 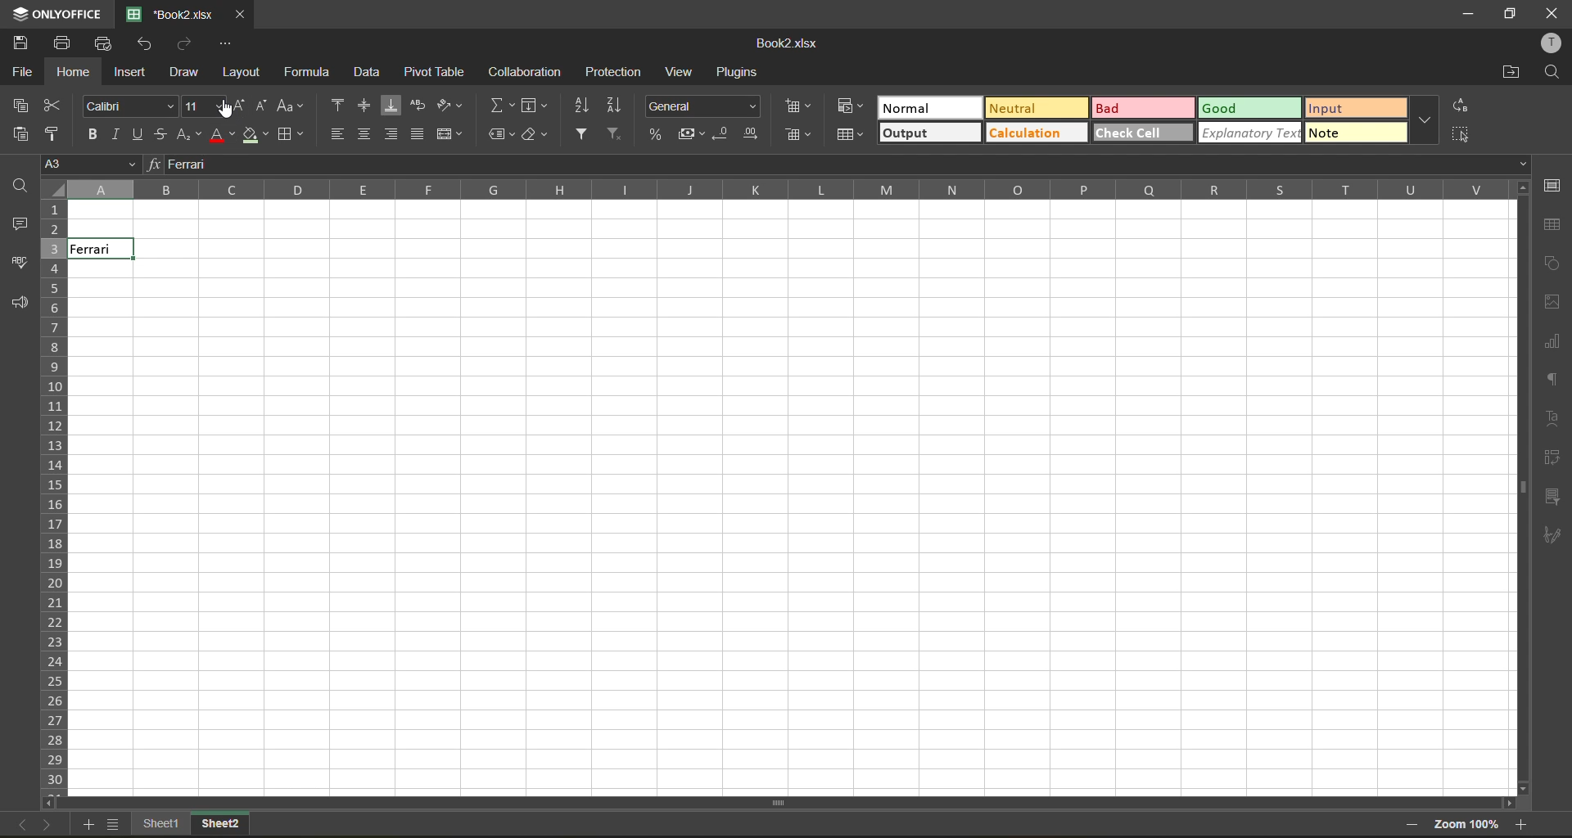 I want to click on data, so click(x=368, y=71).